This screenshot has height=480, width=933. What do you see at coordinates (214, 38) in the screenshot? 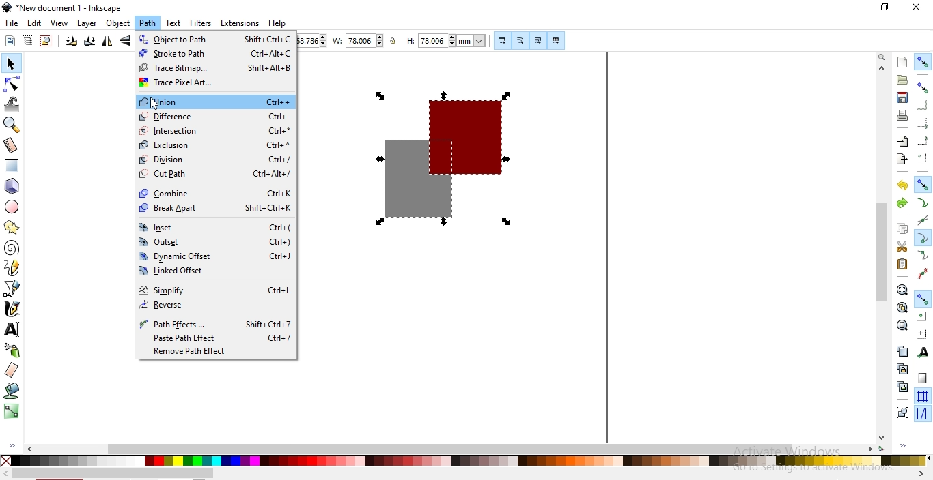
I see `object to path` at bounding box center [214, 38].